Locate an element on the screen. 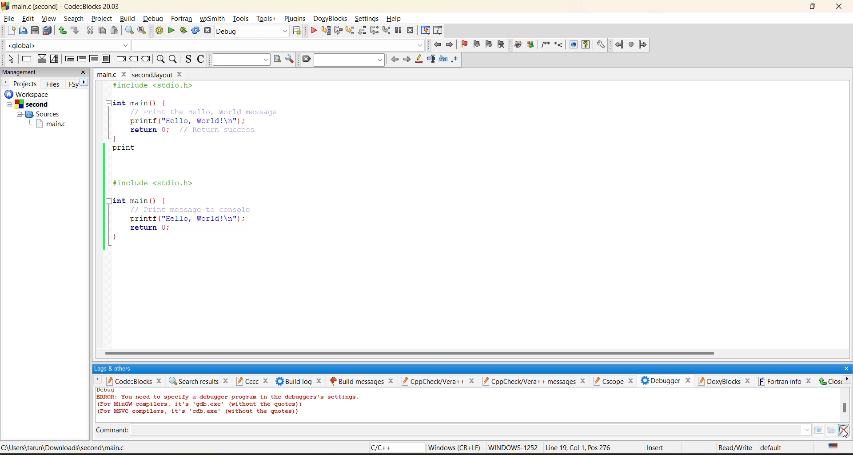 The height and width of the screenshot is (455, 853). Close is located at coordinates (831, 381).